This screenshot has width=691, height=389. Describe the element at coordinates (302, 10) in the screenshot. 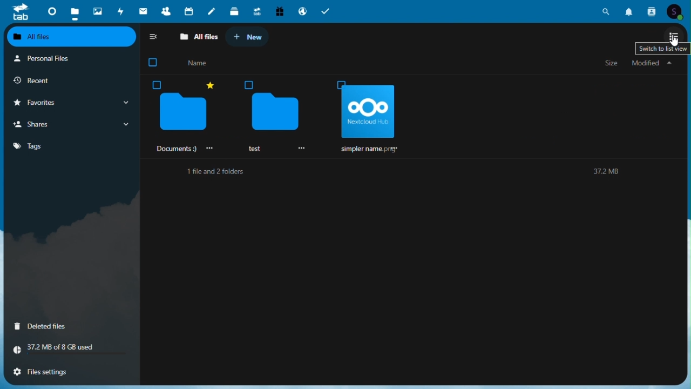

I see `email hosting` at that location.